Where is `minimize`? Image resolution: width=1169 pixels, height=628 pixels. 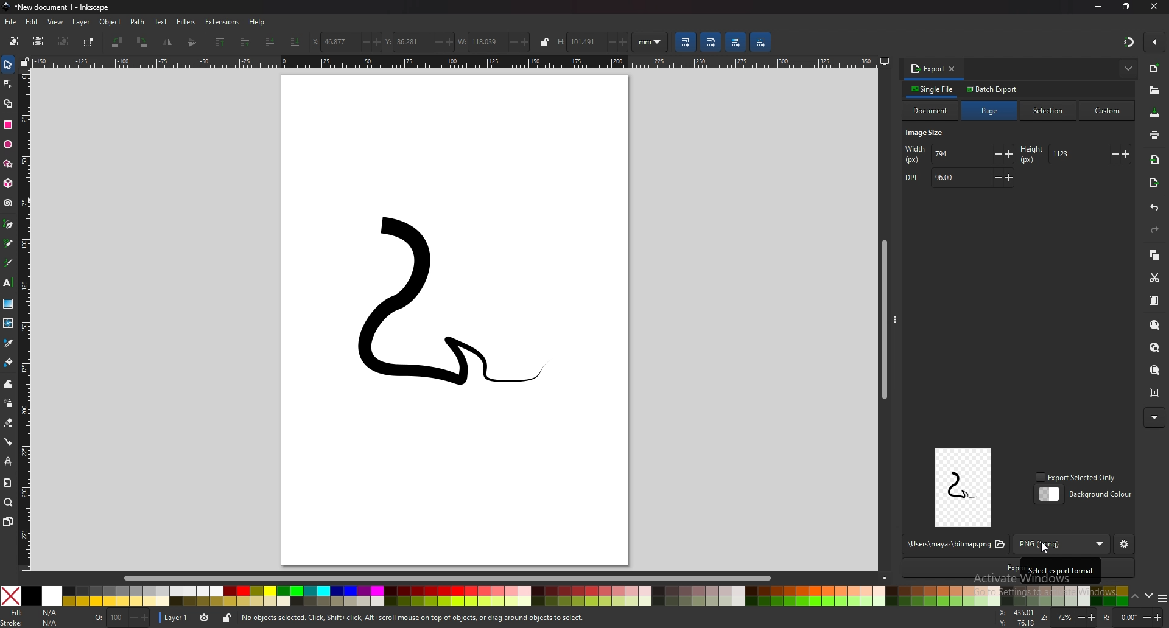 minimize is located at coordinates (1097, 7).